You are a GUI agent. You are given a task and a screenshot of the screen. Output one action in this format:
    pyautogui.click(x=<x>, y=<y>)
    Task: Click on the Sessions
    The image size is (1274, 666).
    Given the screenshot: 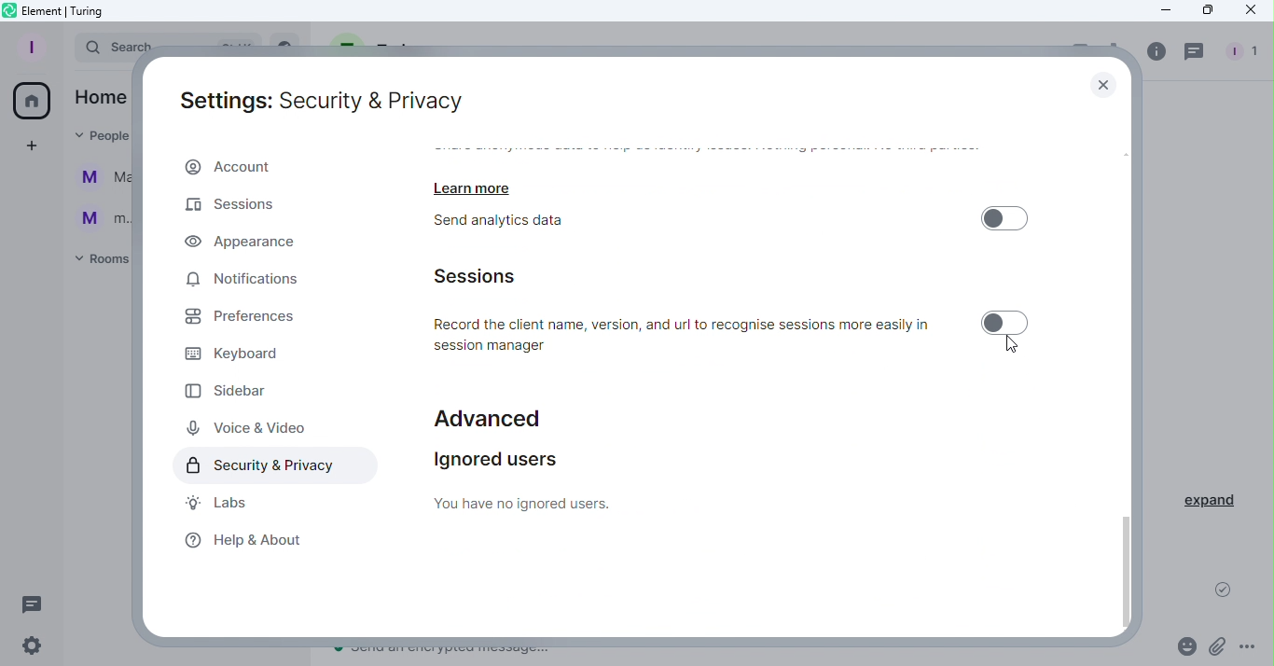 What is the action you would take?
    pyautogui.click(x=233, y=207)
    